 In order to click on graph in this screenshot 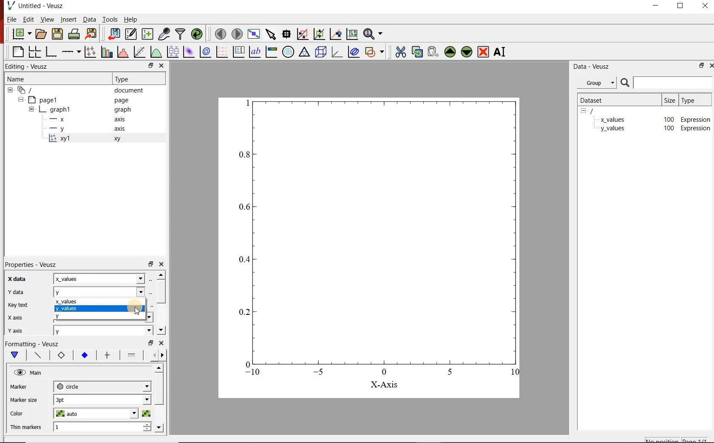, I will do `click(122, 109)`.